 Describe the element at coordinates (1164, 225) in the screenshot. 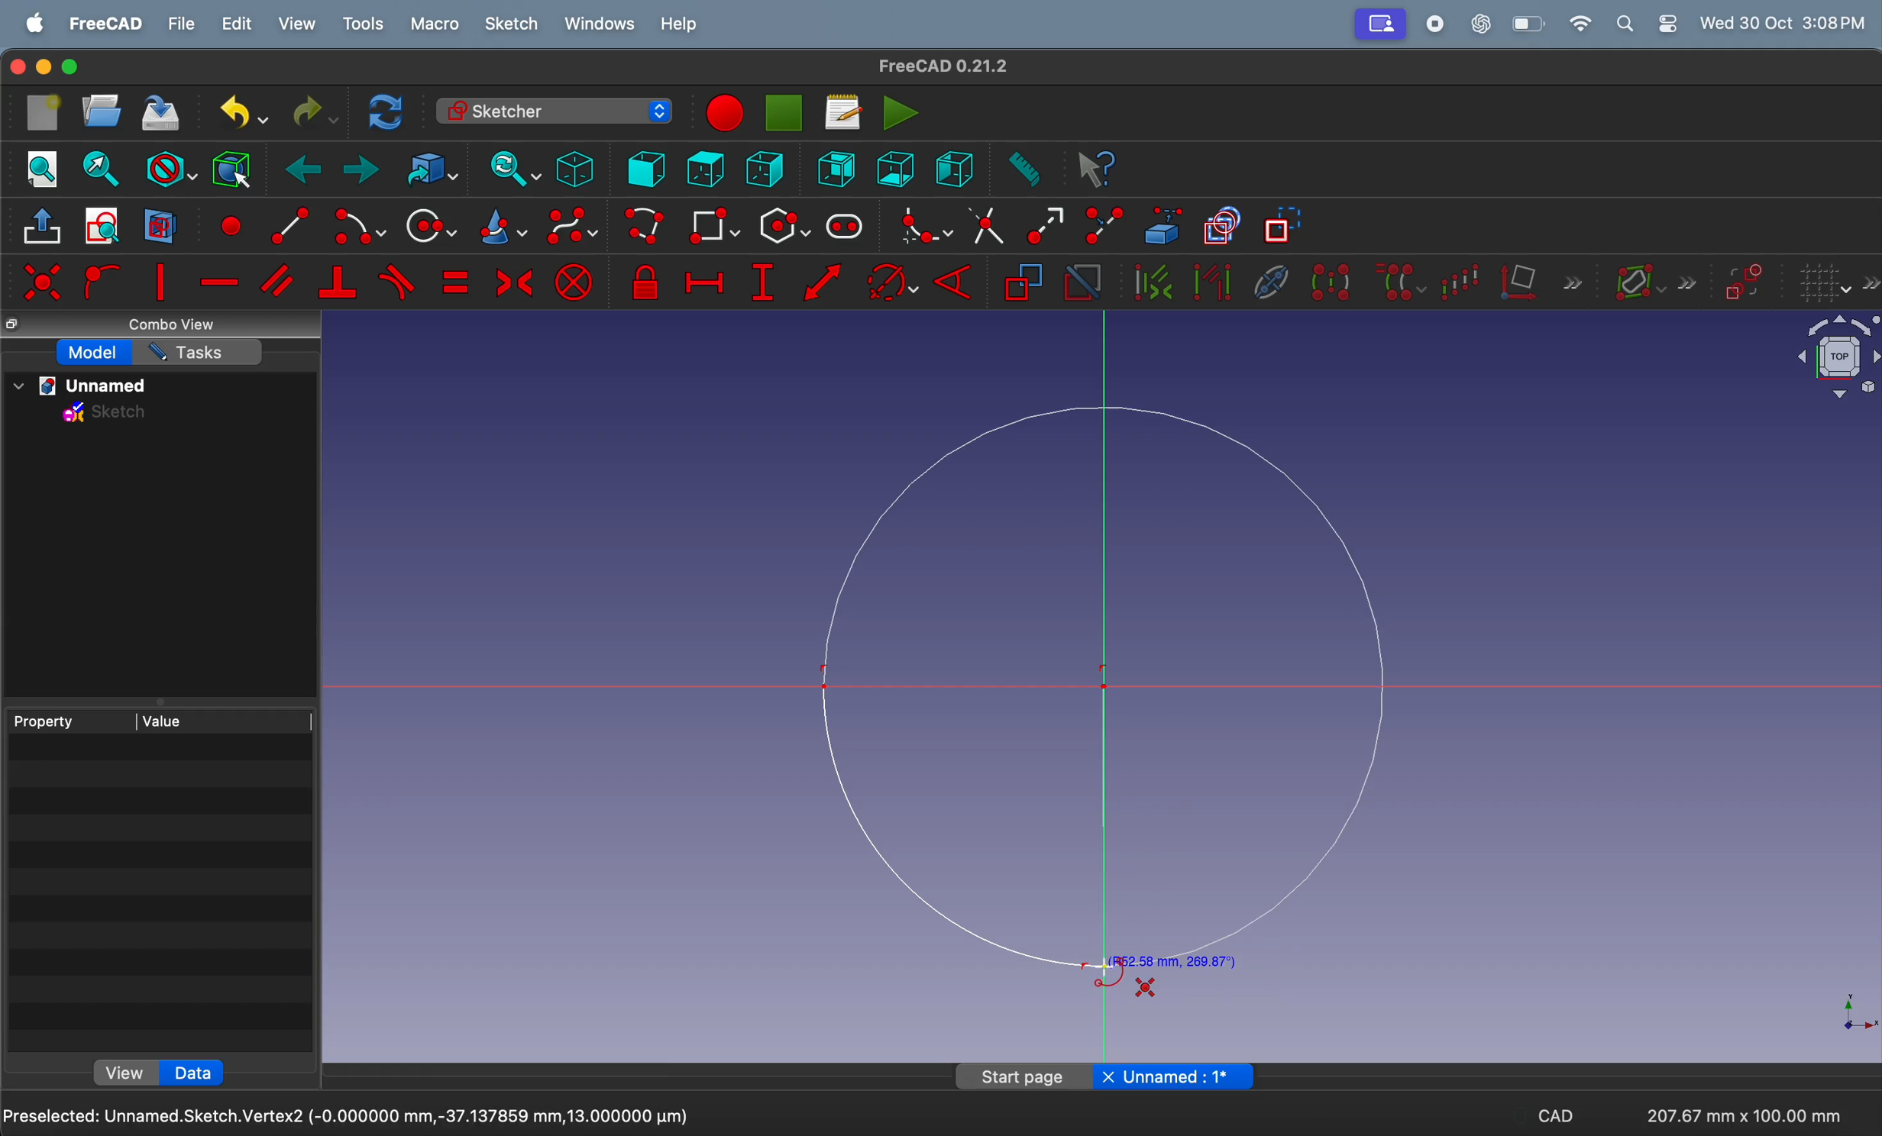

I see `create external geometry` at that location.